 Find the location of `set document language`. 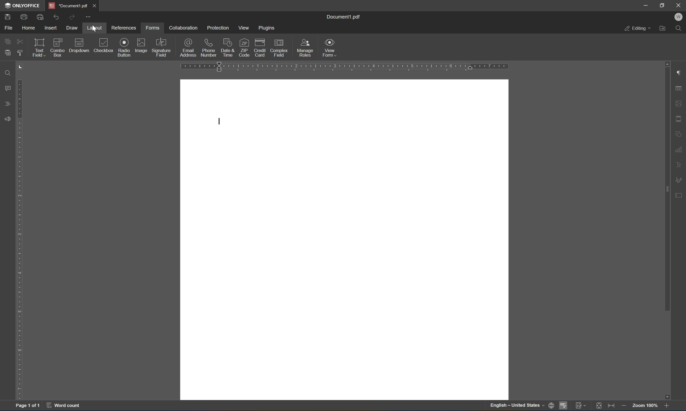

set document language is located at coordinates (522, 406).